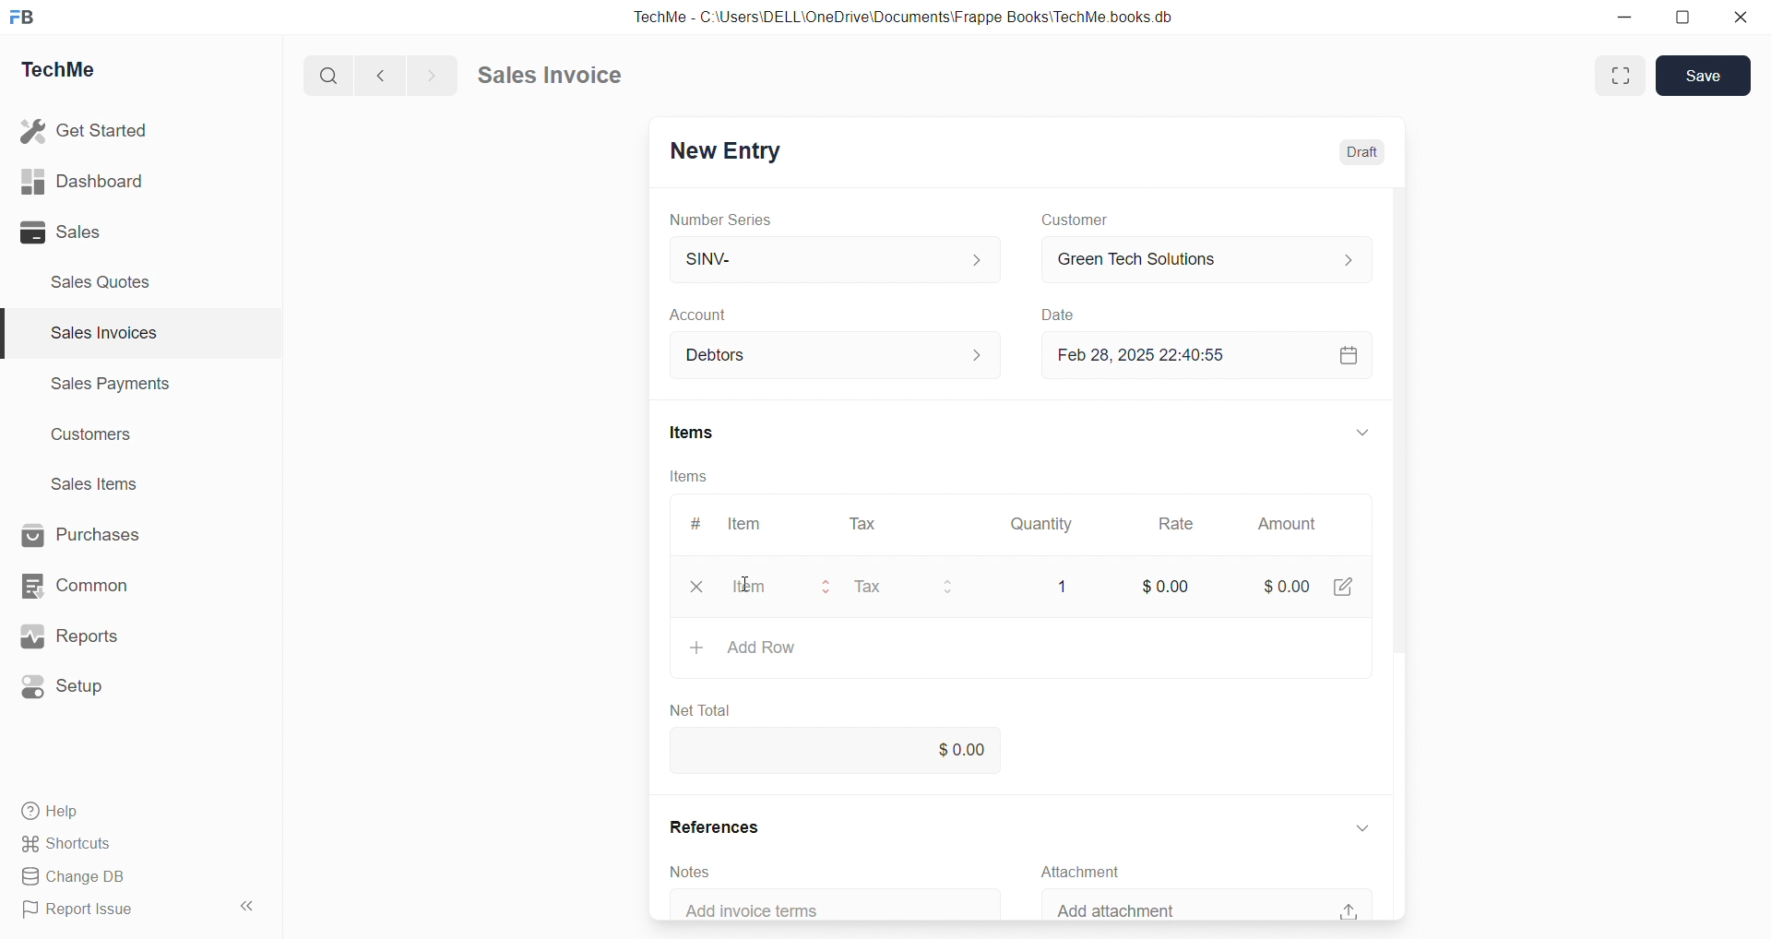 Image resolution: width=1771 pixels, height=939 pixels. I want to click on TechMe, so click(59, 70).